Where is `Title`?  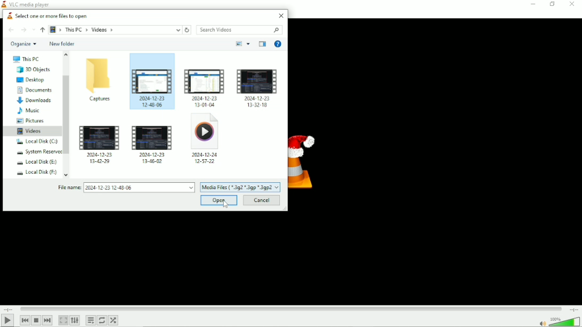 Title is located at coordinates (27, 4).